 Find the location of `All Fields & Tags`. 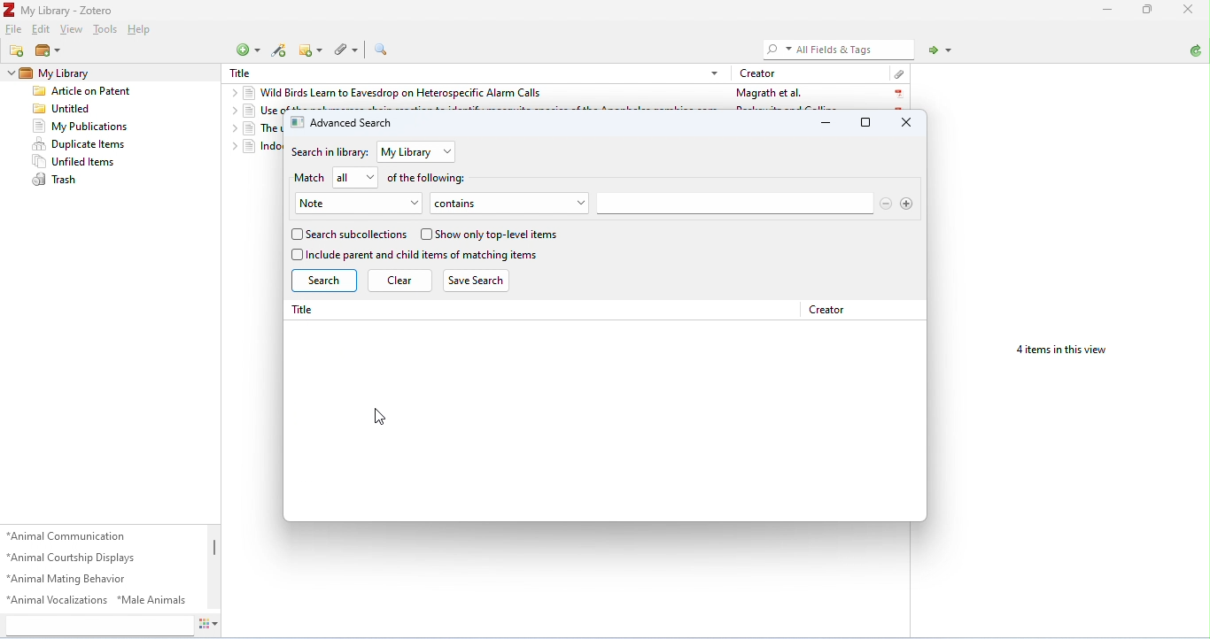

All Fields & Tags is located at coordinates (832, 49).